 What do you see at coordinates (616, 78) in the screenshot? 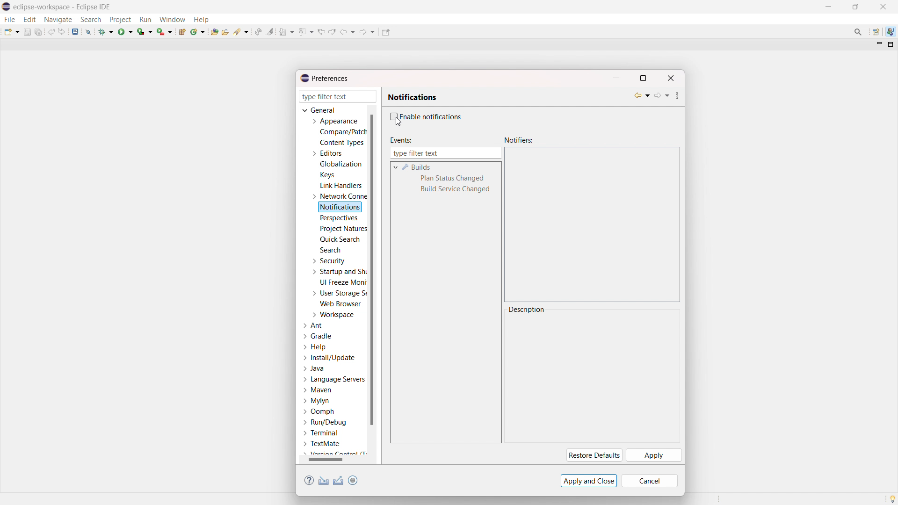
I see `minimize dialogbox` at bounding box center [616, 78].